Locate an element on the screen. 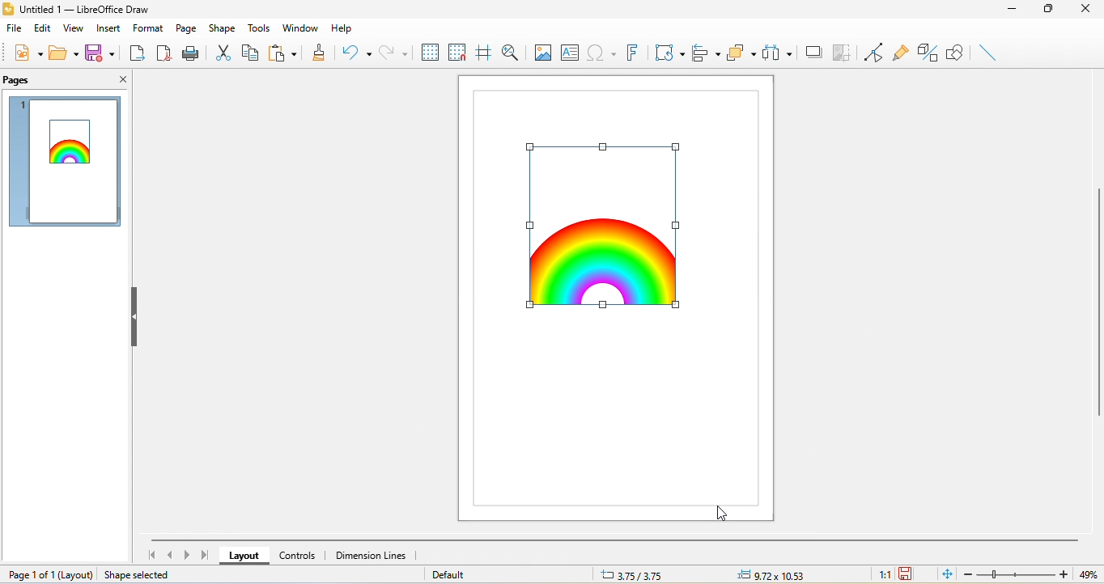 The height and width of the screenshot is (584, 1104). new is located at coordinates (25, 53).